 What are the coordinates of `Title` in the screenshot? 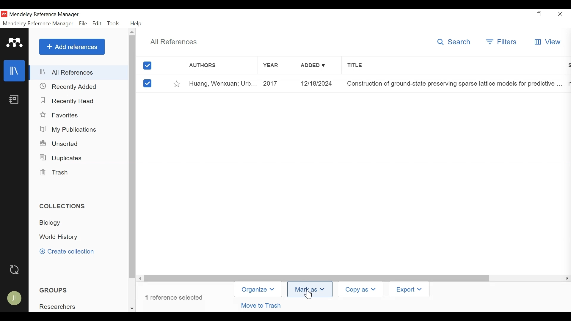 It's located at (454, 67).